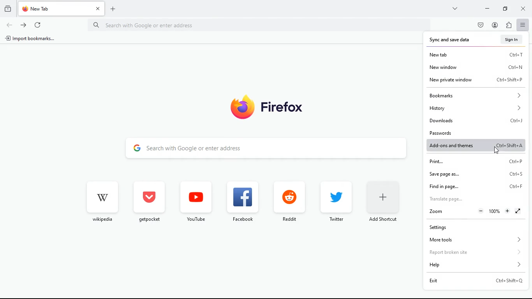  Describe the element at coordinates (523, 25) in the screenshot. I see `menu` at that location.